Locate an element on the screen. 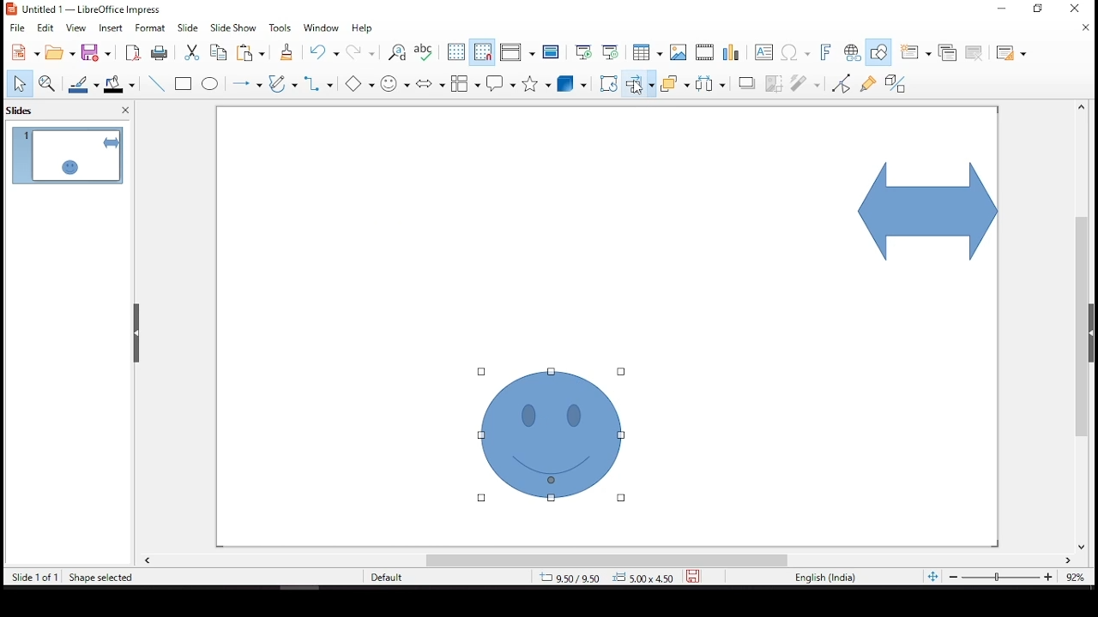  close is located at coordinates (1085, 30).